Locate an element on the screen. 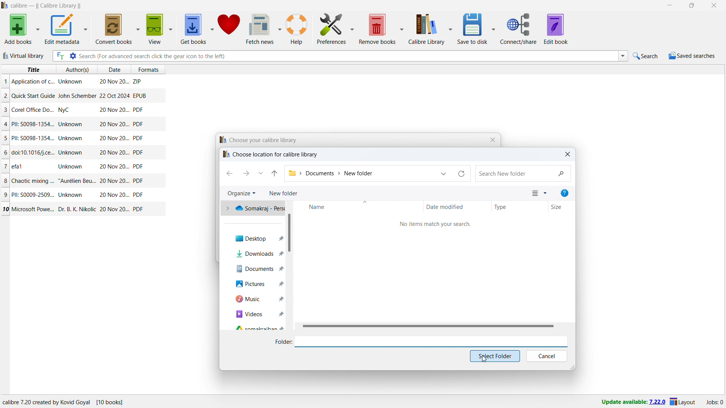 Image resolution: width=726 pixels, height=408 pixels. add books options is located at coordinates (38, 29).